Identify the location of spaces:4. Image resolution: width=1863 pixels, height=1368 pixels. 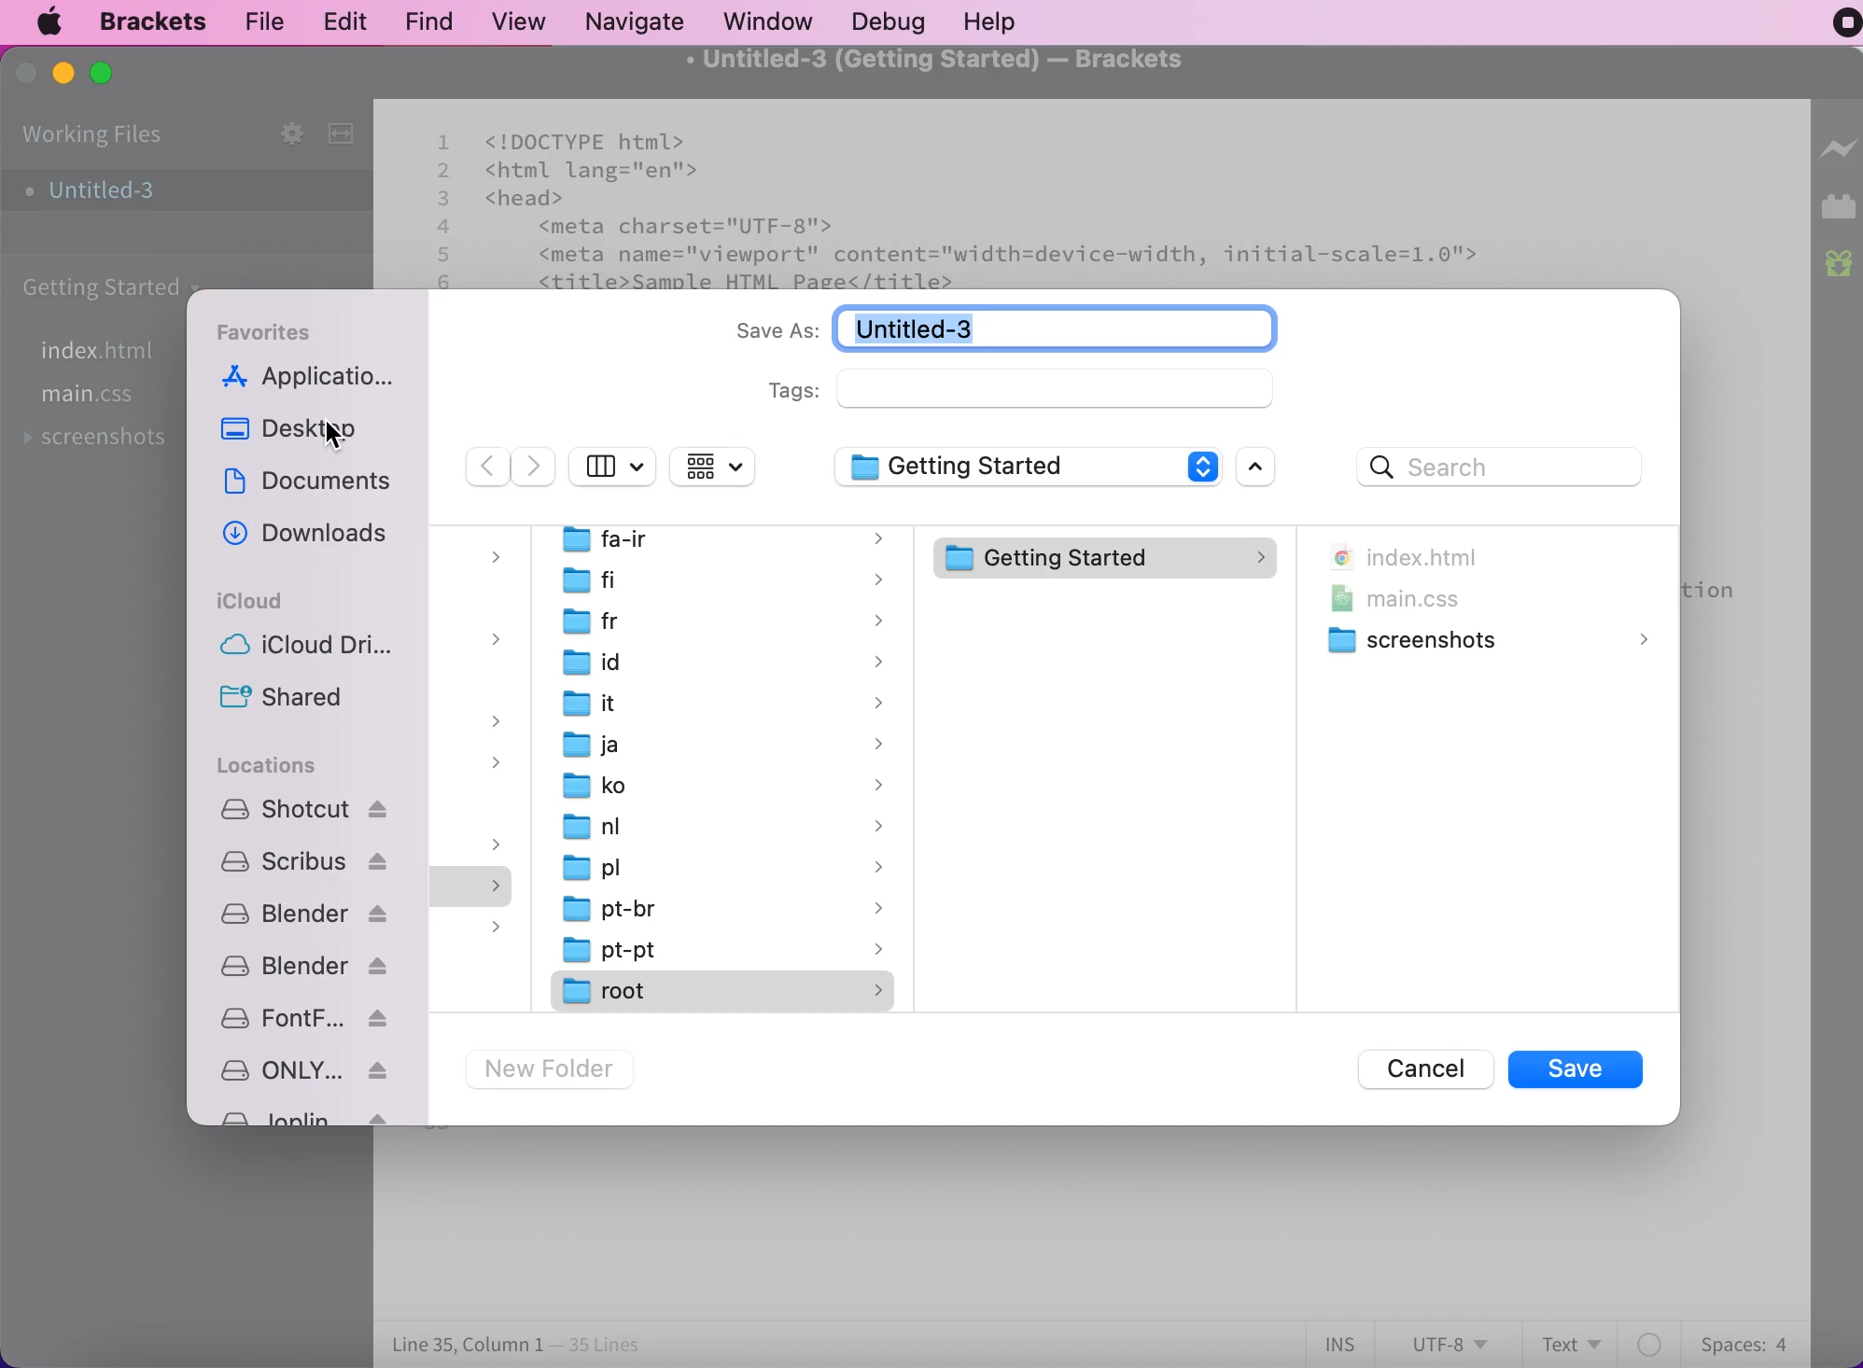
(1742, 1341).